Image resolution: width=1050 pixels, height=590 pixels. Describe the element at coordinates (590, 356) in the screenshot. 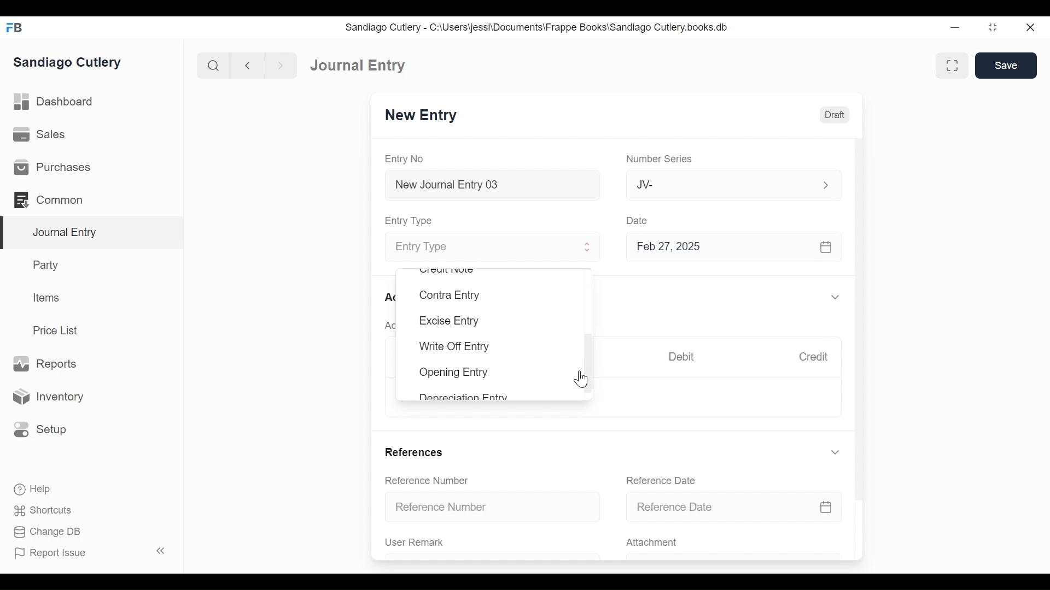

I see `Vertical Scroll bar` at that location.